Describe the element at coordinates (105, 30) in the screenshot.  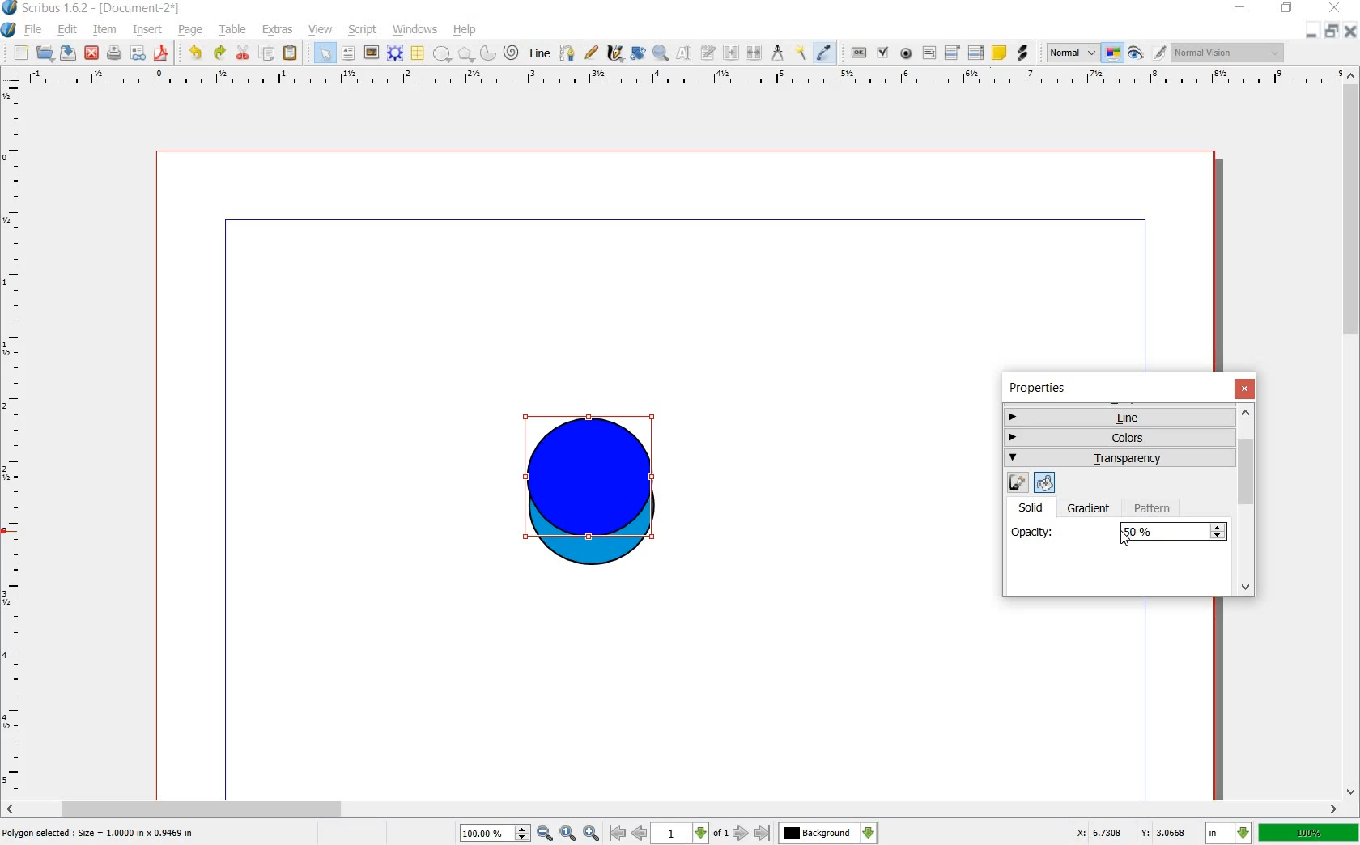
I see `item` at that location.